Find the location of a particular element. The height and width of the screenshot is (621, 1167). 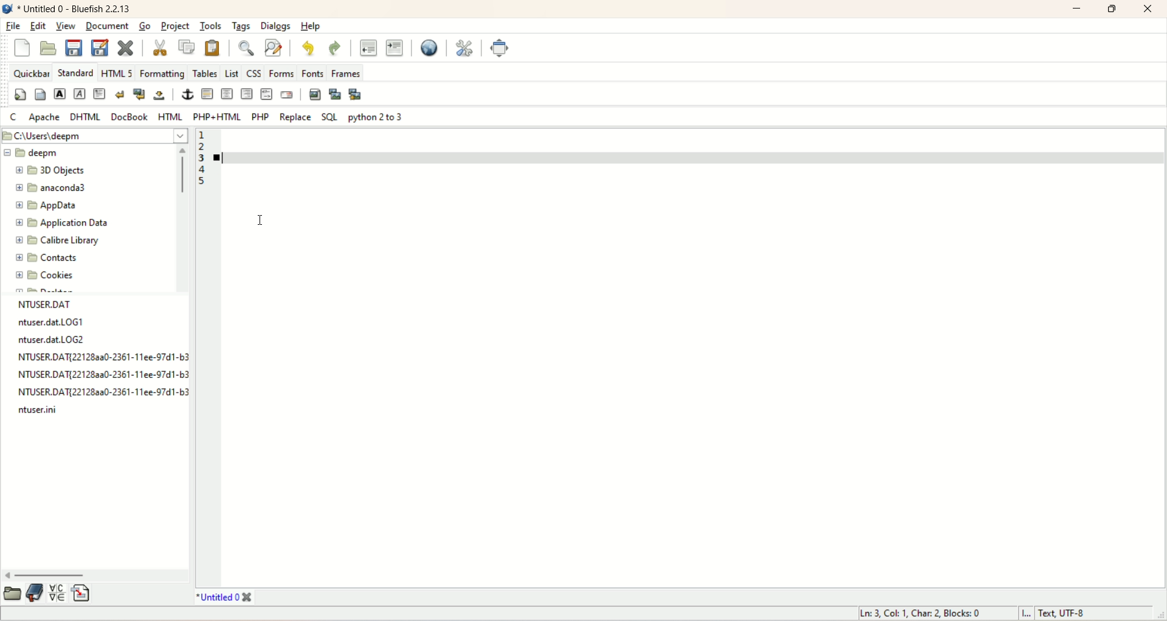

documentation is located at coordinates (34, 595).